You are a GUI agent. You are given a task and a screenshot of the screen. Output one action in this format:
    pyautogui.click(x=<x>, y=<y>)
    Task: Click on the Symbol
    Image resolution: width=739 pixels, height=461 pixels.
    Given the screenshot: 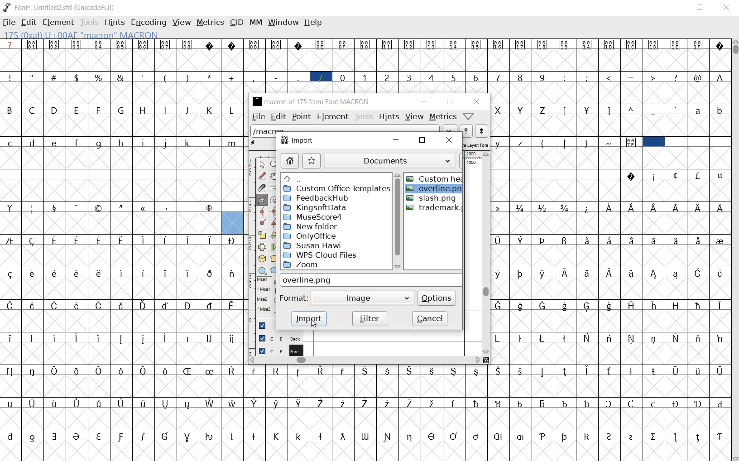 What is the action you would take?
    pyautogui.click(x=500, y=402)
    